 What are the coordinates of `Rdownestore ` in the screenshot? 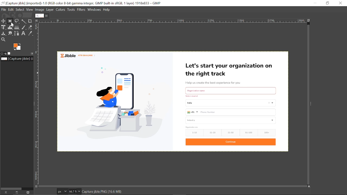 It's located at (328, 3).